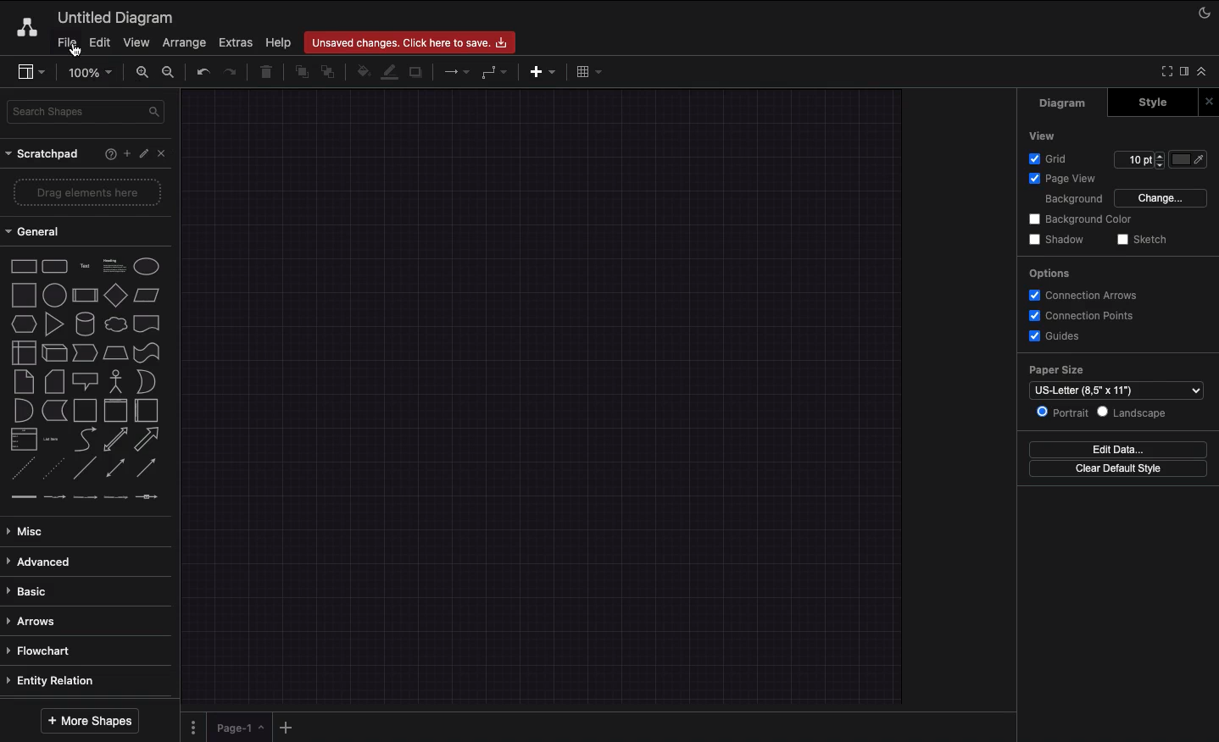  I want to click on Close, so click(1211, 101).